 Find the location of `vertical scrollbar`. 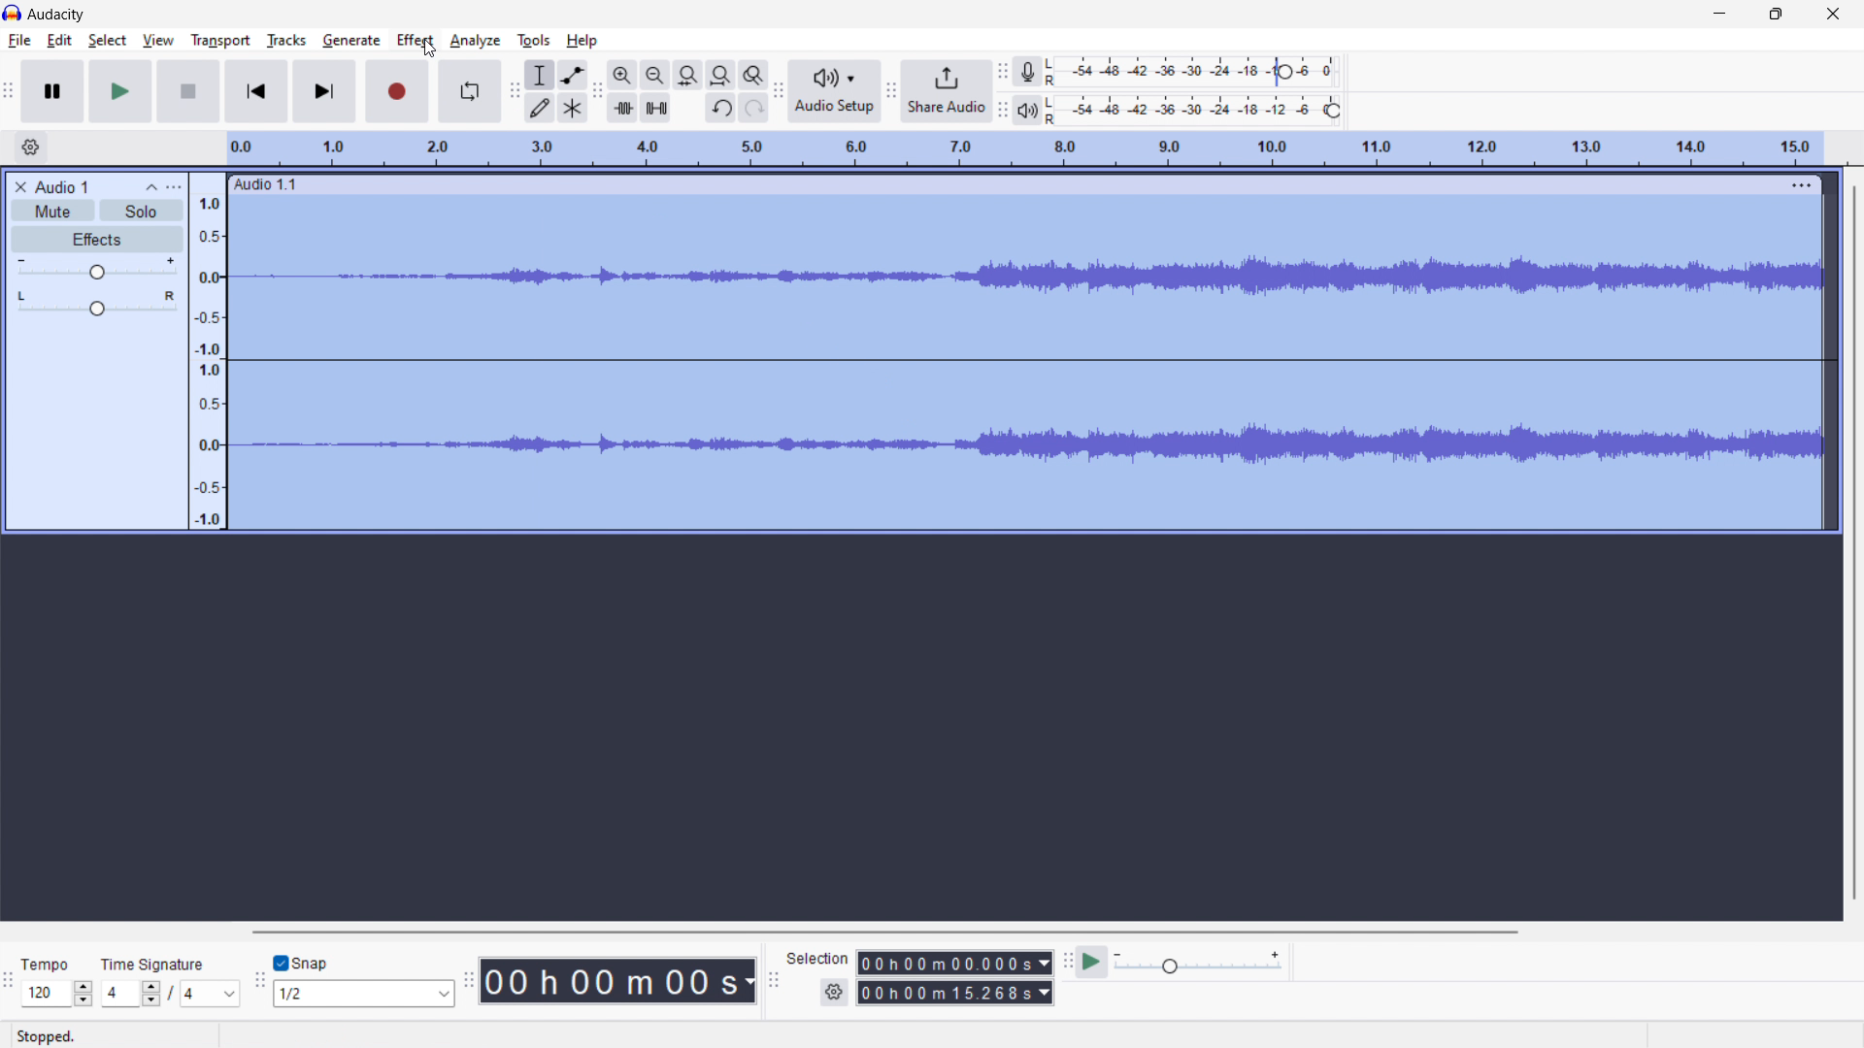

vertical scrollbar is located at coordinates (1856, 542).